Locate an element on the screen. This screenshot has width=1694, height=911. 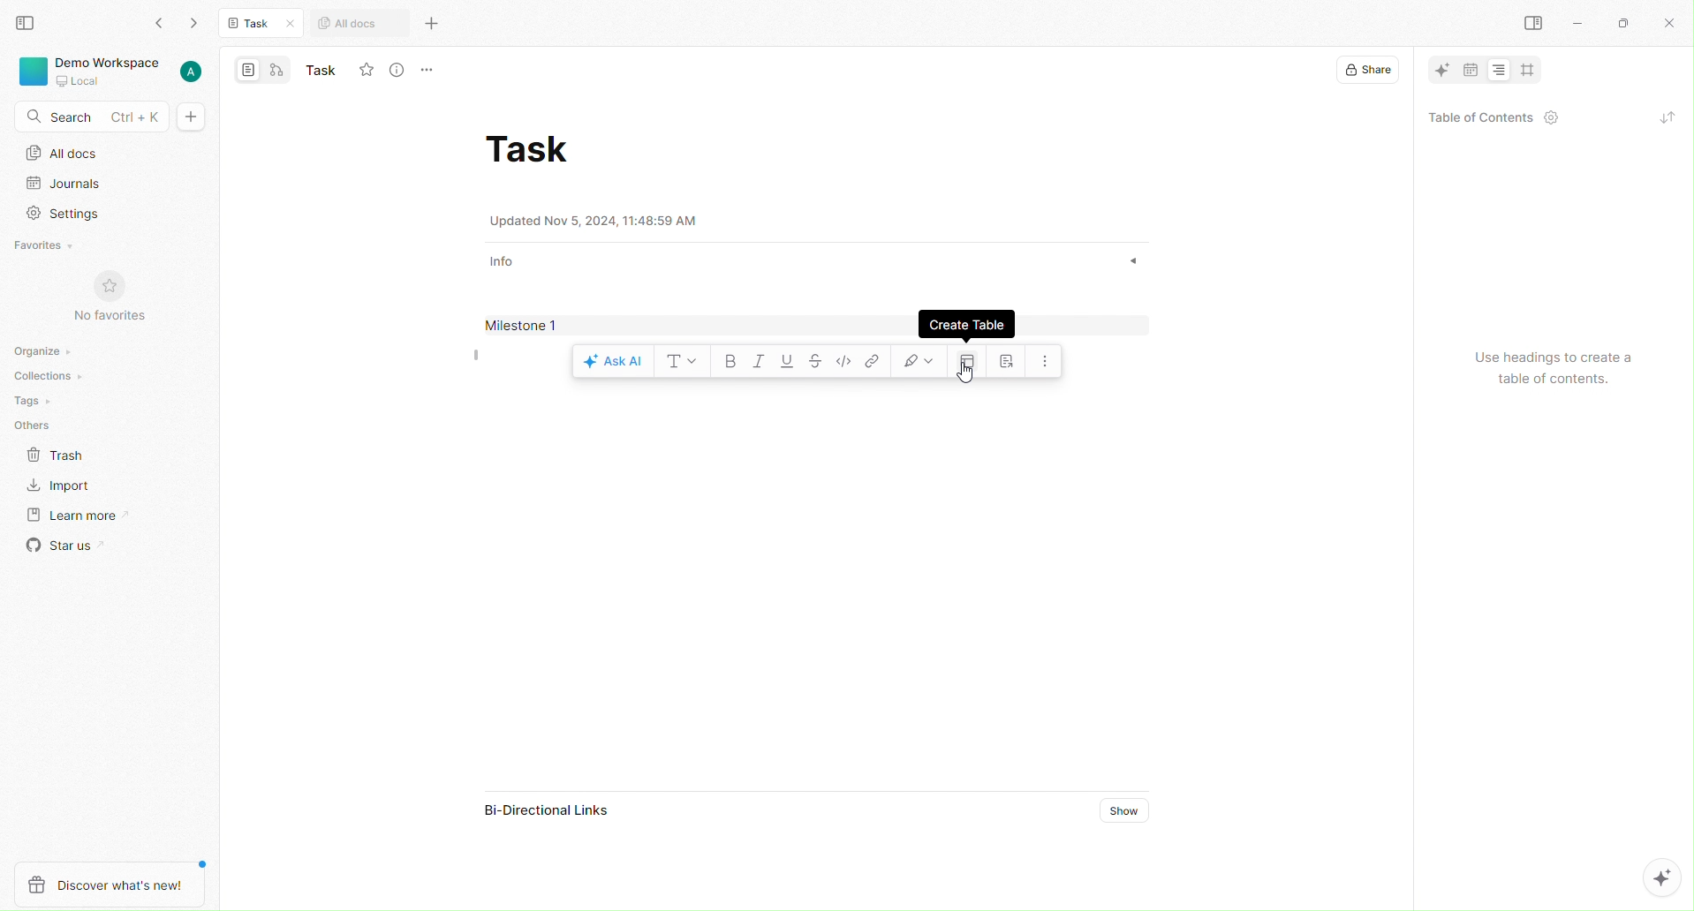
Underline is located at coordinates (785, 363).